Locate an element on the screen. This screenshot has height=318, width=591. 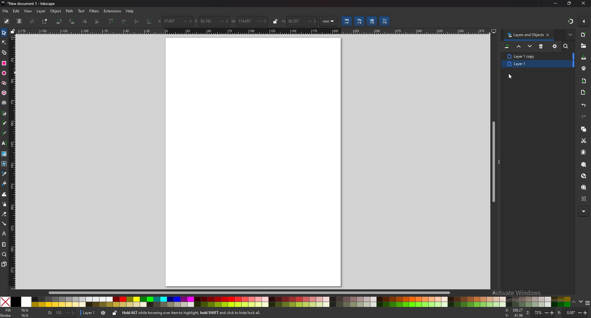
zoom is located at coordinates (540, 312).